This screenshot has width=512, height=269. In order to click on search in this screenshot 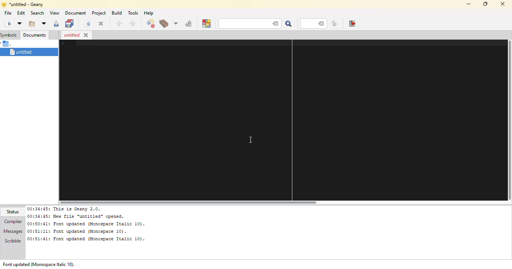, I will do `click(288, 24)`.